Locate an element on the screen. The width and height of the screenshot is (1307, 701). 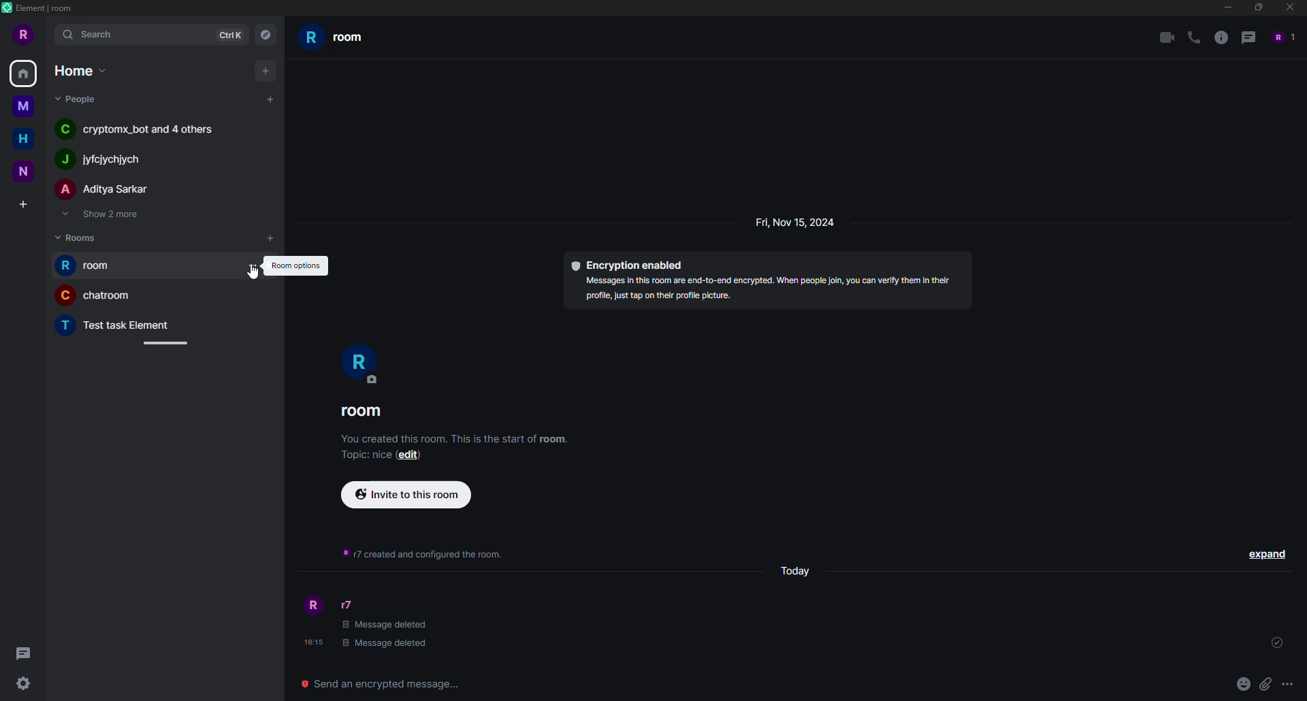
attach is located at coordinates (1265, 683).